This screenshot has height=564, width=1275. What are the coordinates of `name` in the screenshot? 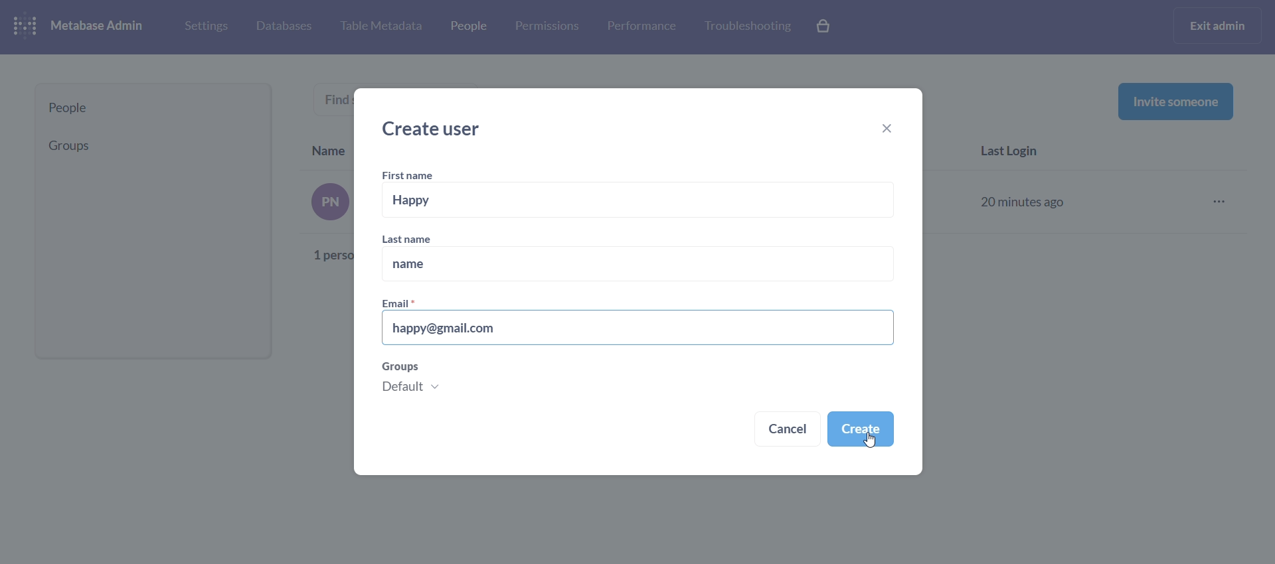 It's located at (636, 265).